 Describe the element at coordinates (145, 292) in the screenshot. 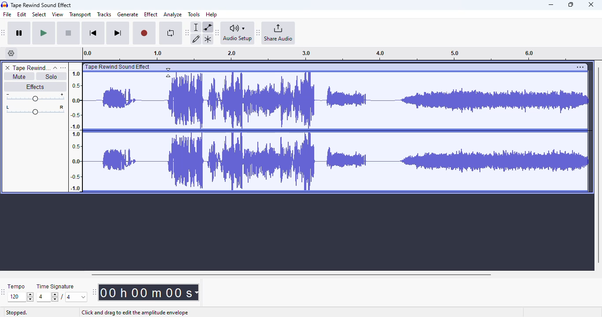

I see `Current track time` at that location.